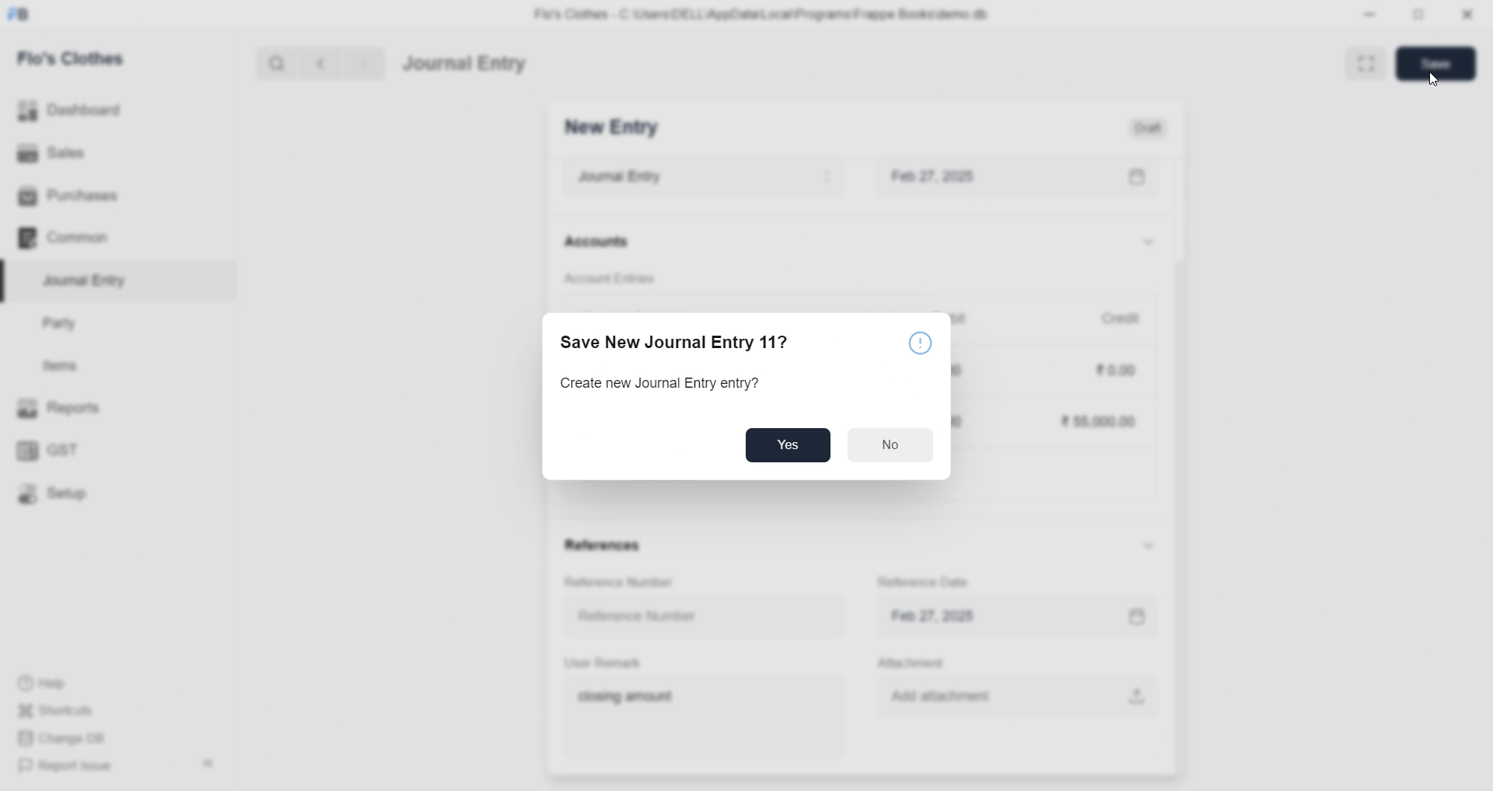 The width and height of the screenshot is (1493, 791). What do you see at coordinates (663, 385) in the screenshot?
I see `Create new Journal Entry entry?` at bounding box center [663, 385].